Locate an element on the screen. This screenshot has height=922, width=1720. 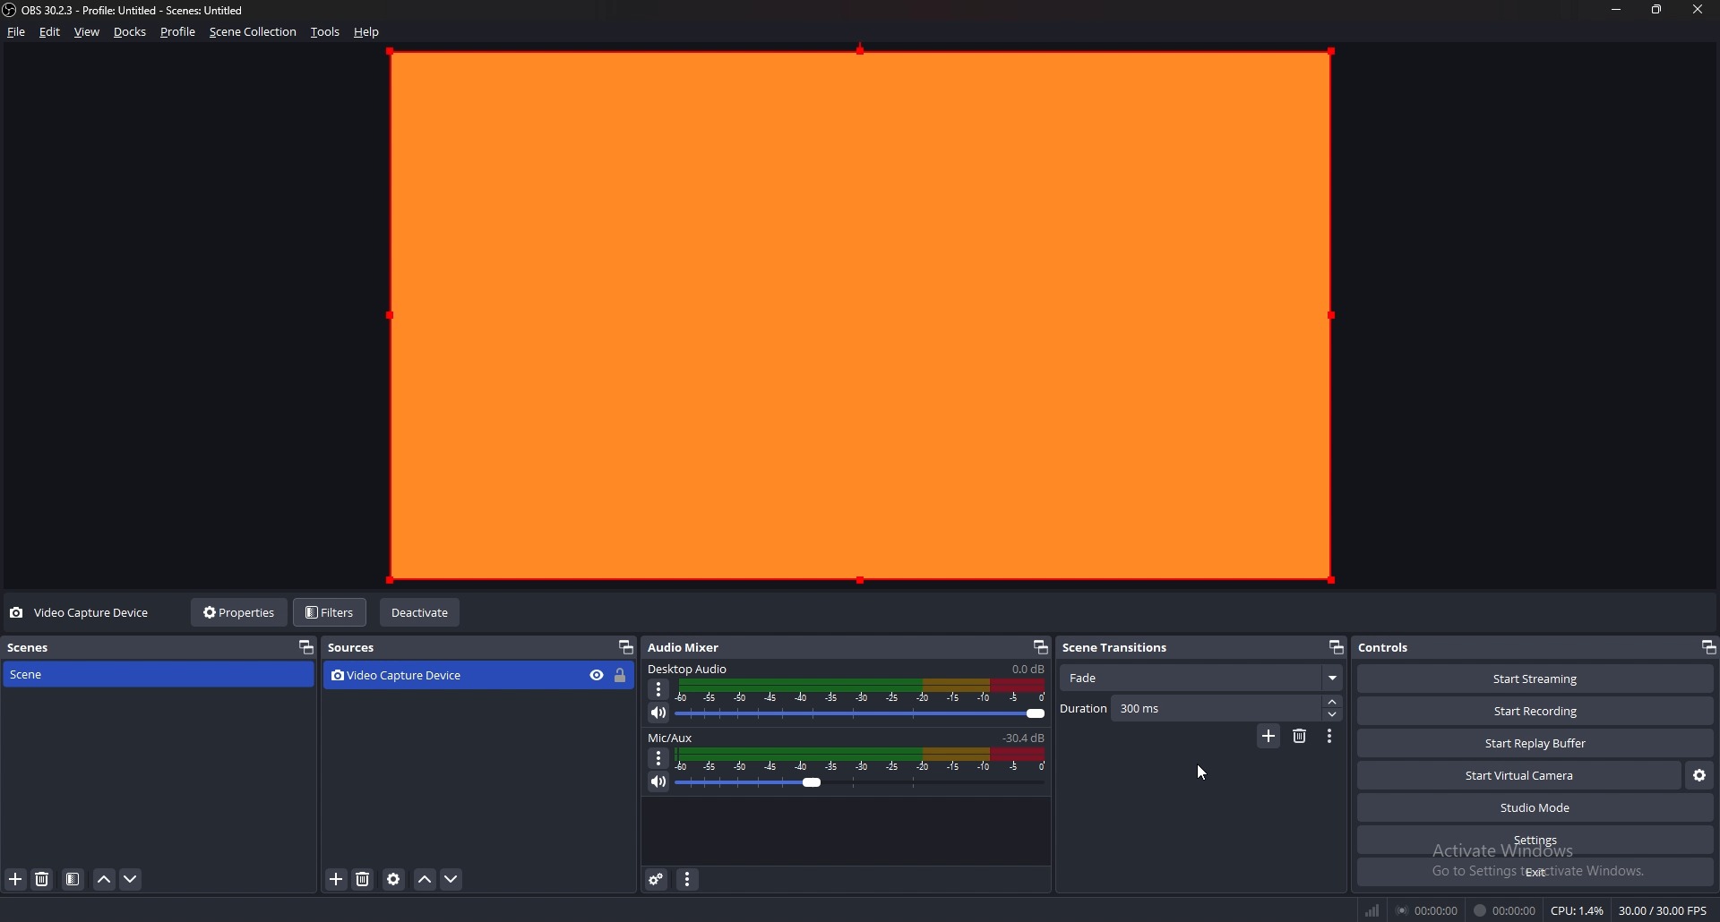
scene is located at coordinates (83, 674).